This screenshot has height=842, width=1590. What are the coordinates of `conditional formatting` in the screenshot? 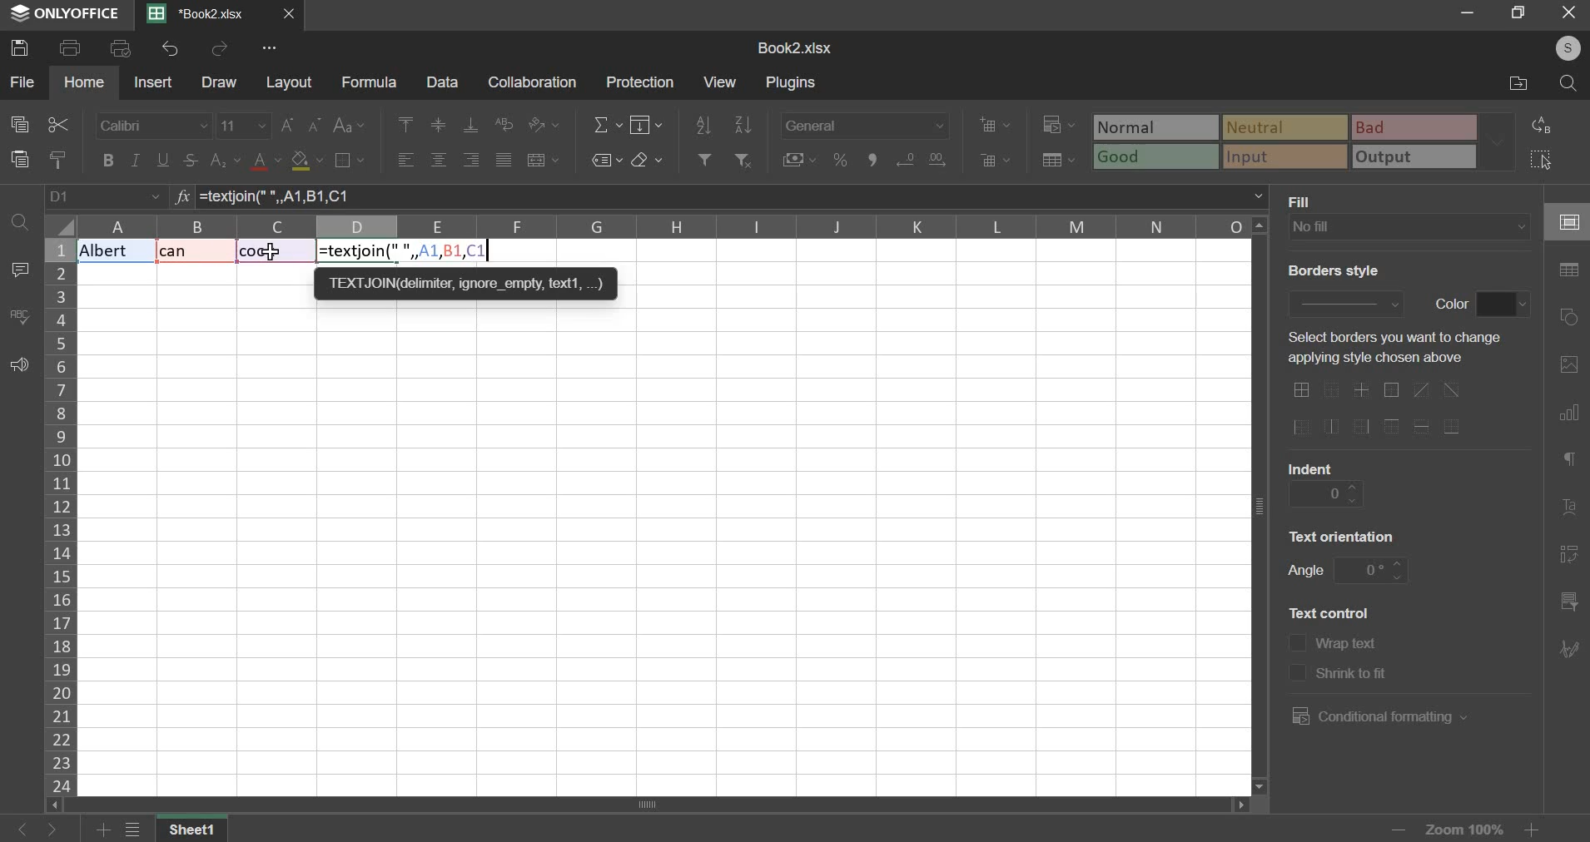 It's located at (1376, 716).